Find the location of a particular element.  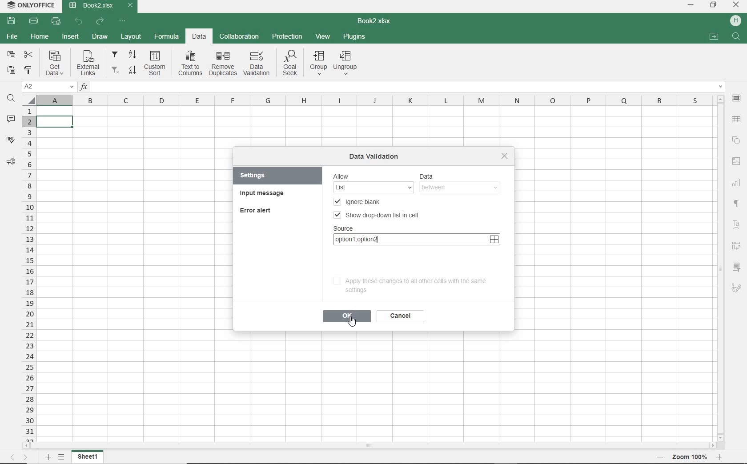

PRINT is located at coordinates (34, 21).